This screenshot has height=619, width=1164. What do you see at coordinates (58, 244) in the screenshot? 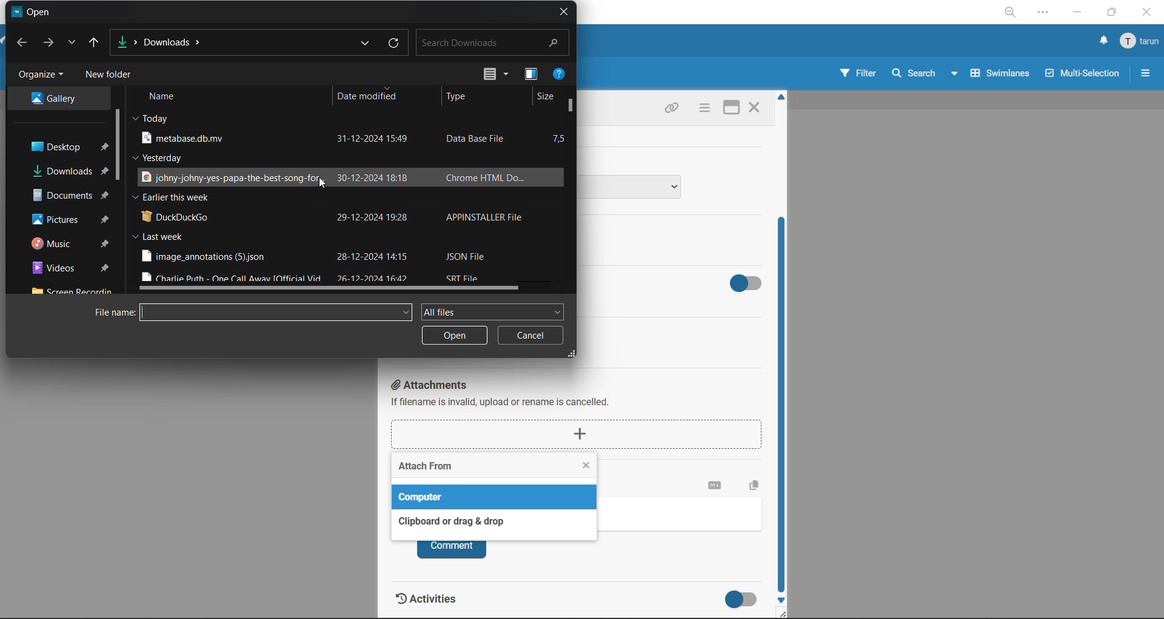
I see `music` at bounding box center [58, 244].